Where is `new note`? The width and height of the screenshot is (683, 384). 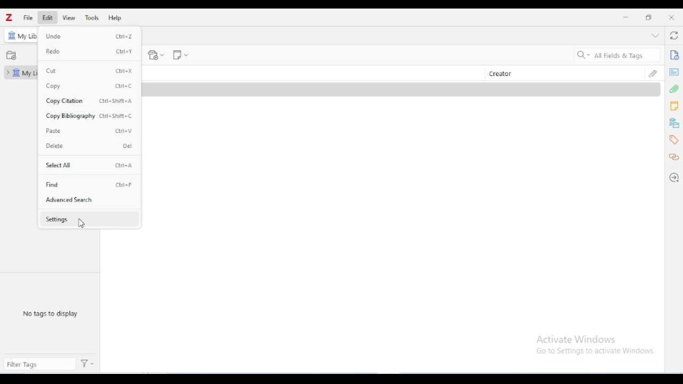 new note is located at coordinates (180, 55).